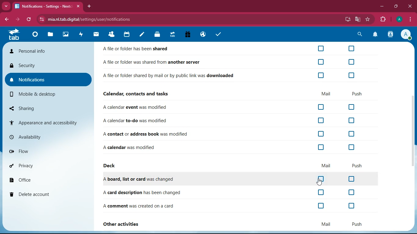 This screenshot has width=417, height=234. Describe the element at coordinates (112, 165) in the screenshot. I see `deck` at that location.